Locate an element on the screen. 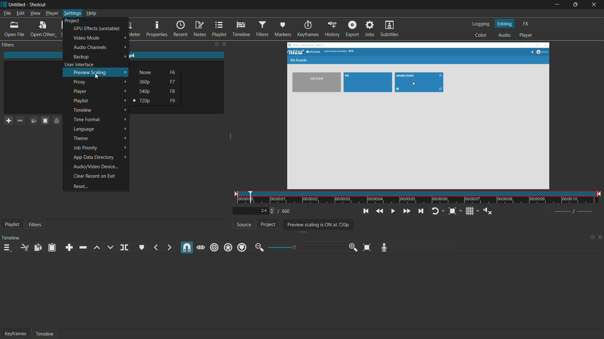 The height and width of the screenshot is (339, 604). copy is located at coordinates (38, 247).